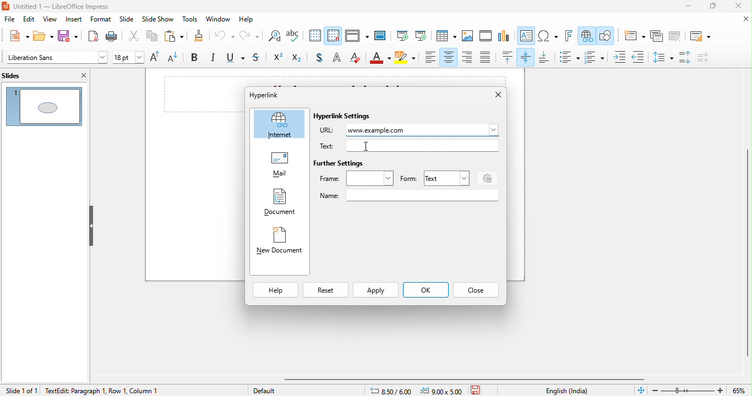 The height and width of the screenshot is (396, 752). What do you see at coordinates (402, 36) in the screenshot?
I see `start from first slide` at bounding box center [402, 36].